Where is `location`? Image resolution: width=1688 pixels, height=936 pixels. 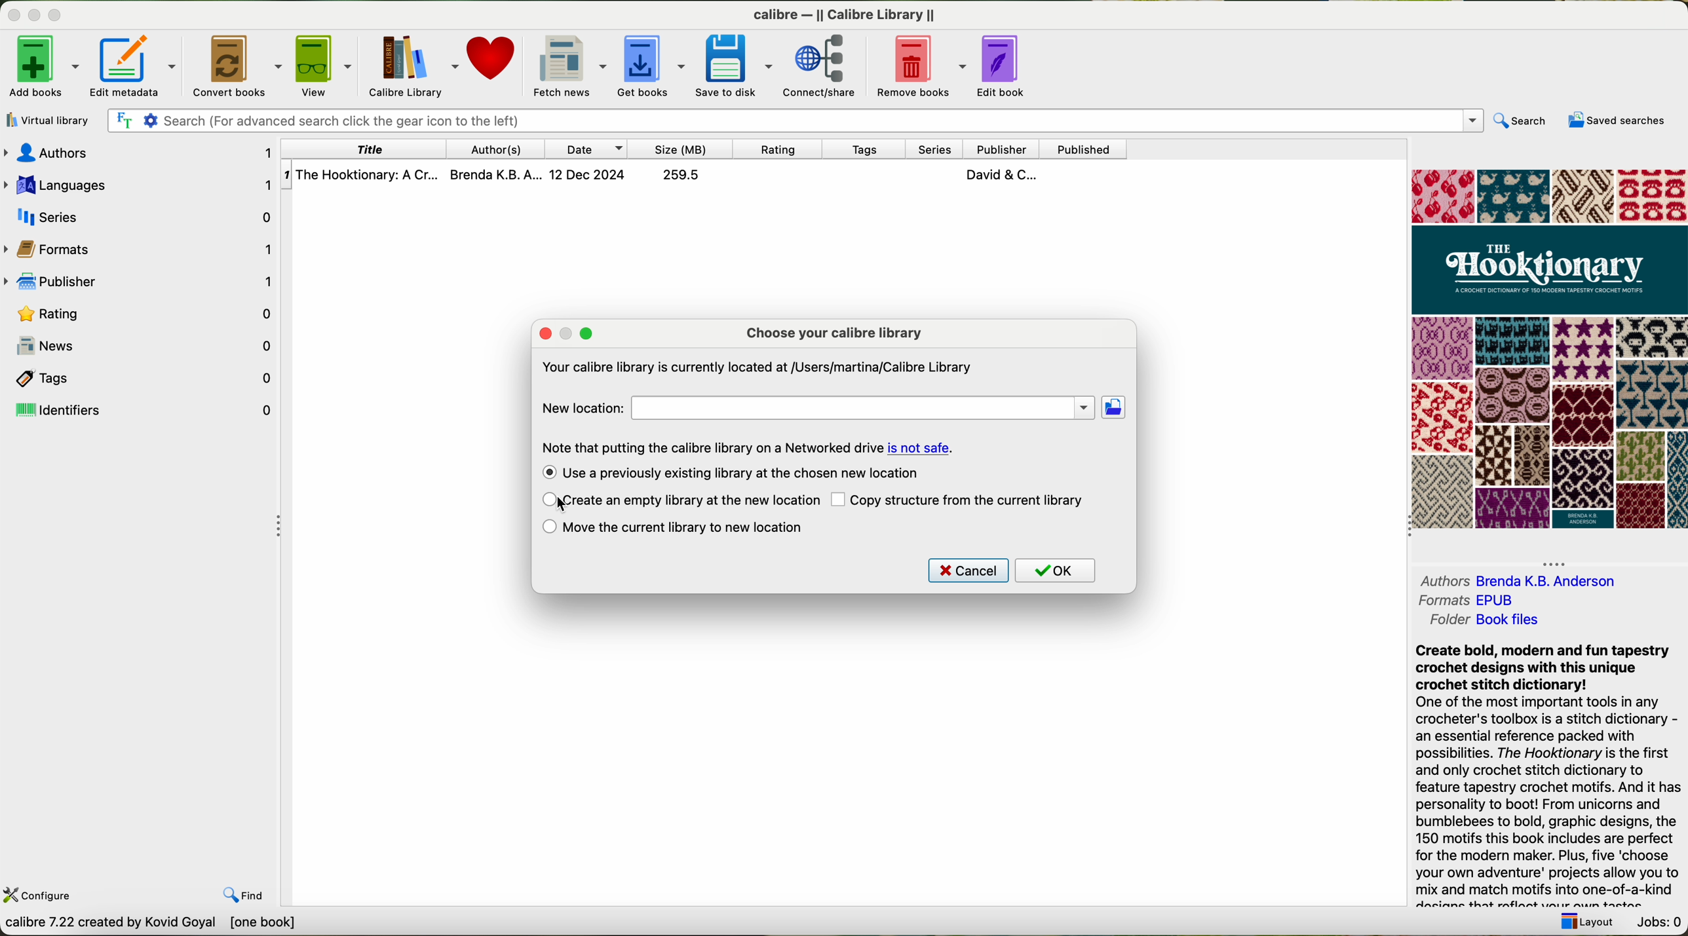 location is located at coordinates (1119, 410).